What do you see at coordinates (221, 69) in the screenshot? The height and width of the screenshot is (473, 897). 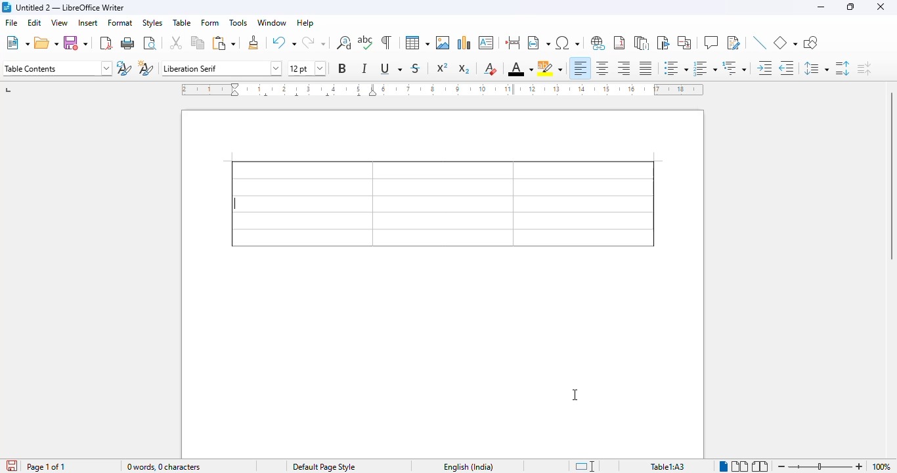 I see `font name` at bounding box center [221, 69].